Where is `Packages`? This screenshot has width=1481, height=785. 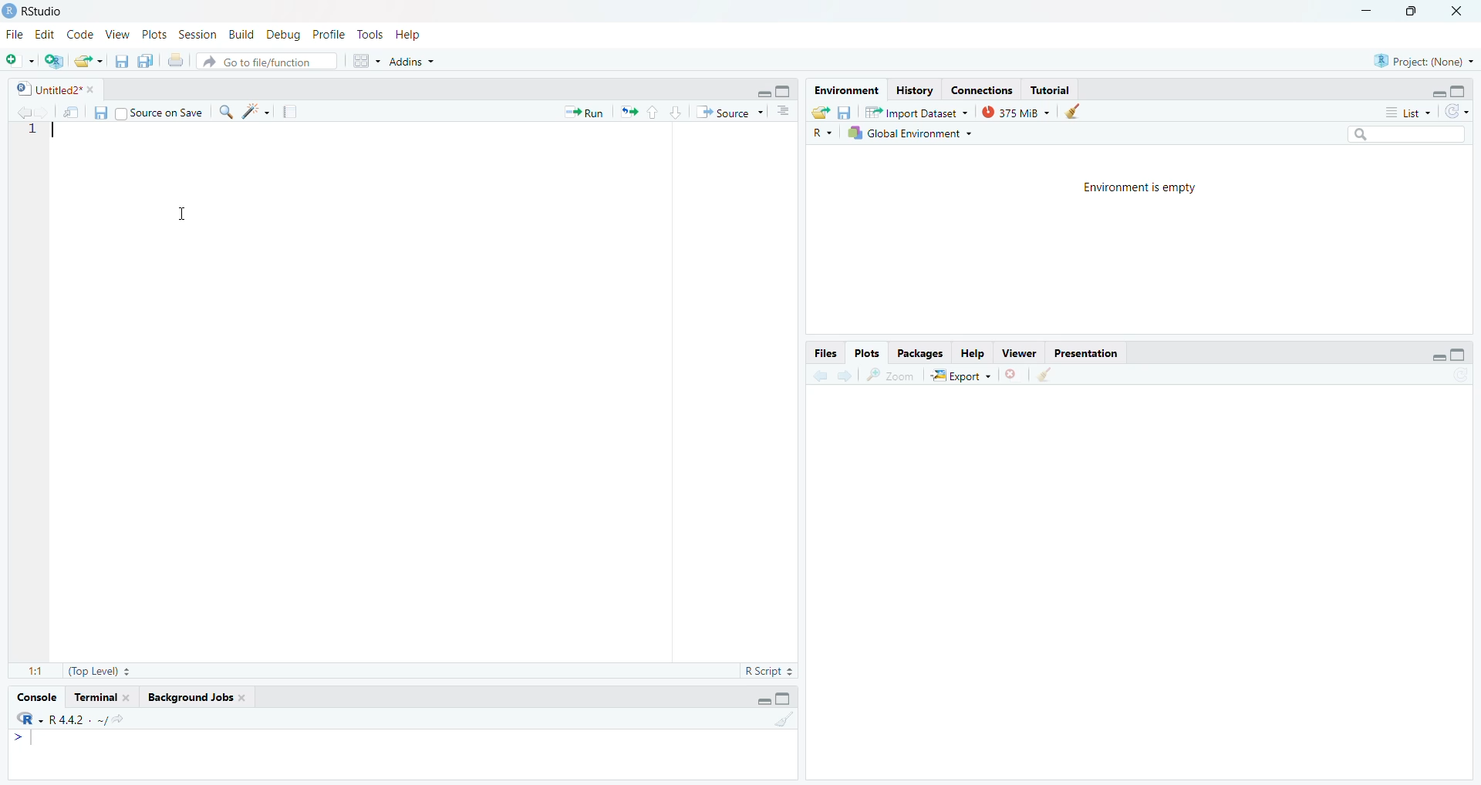 Packages is located at coordinates (919, 351).